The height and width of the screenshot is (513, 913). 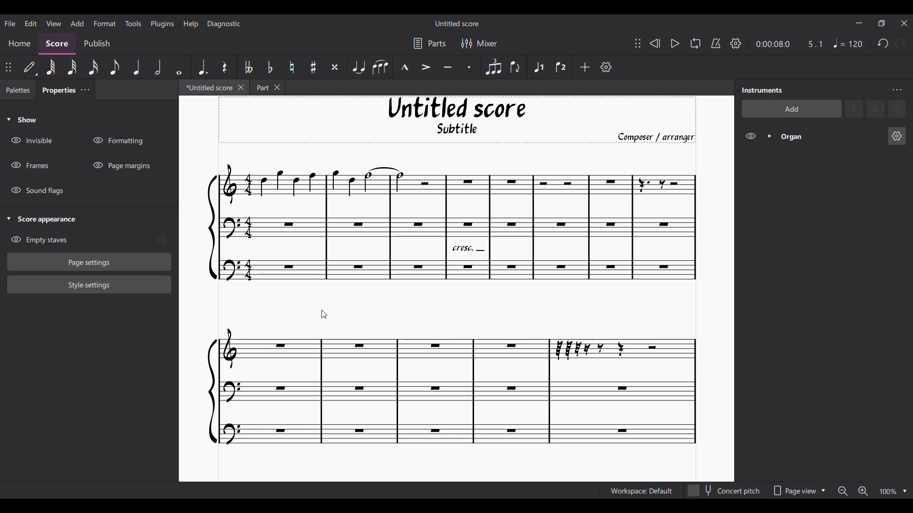 I want to click on Palette tab, so click(x=17, y=90).